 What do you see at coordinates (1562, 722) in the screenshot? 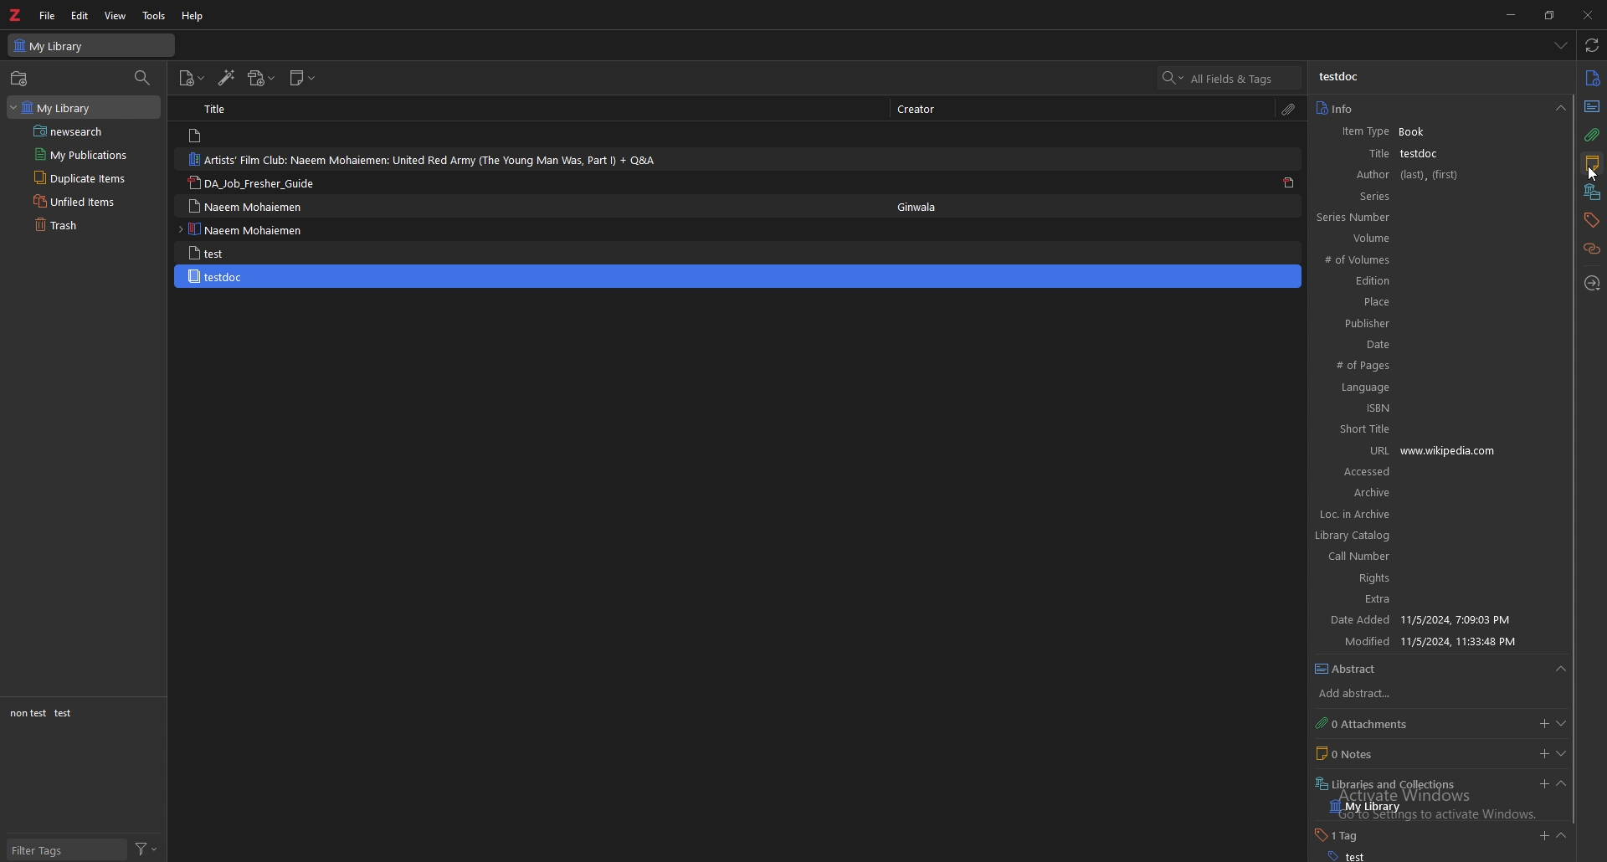
I see `show` at bounding box center [1562, 722].